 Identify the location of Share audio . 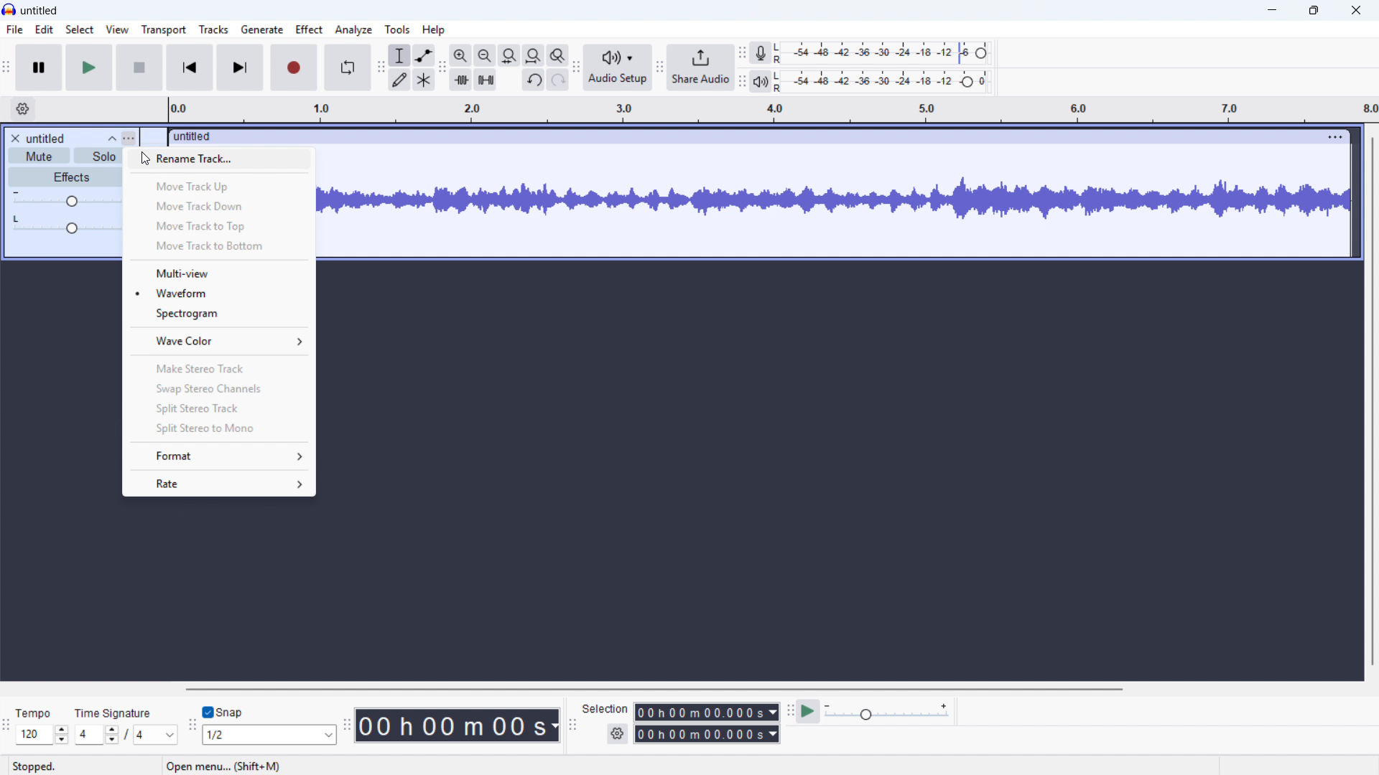
(701, 68).